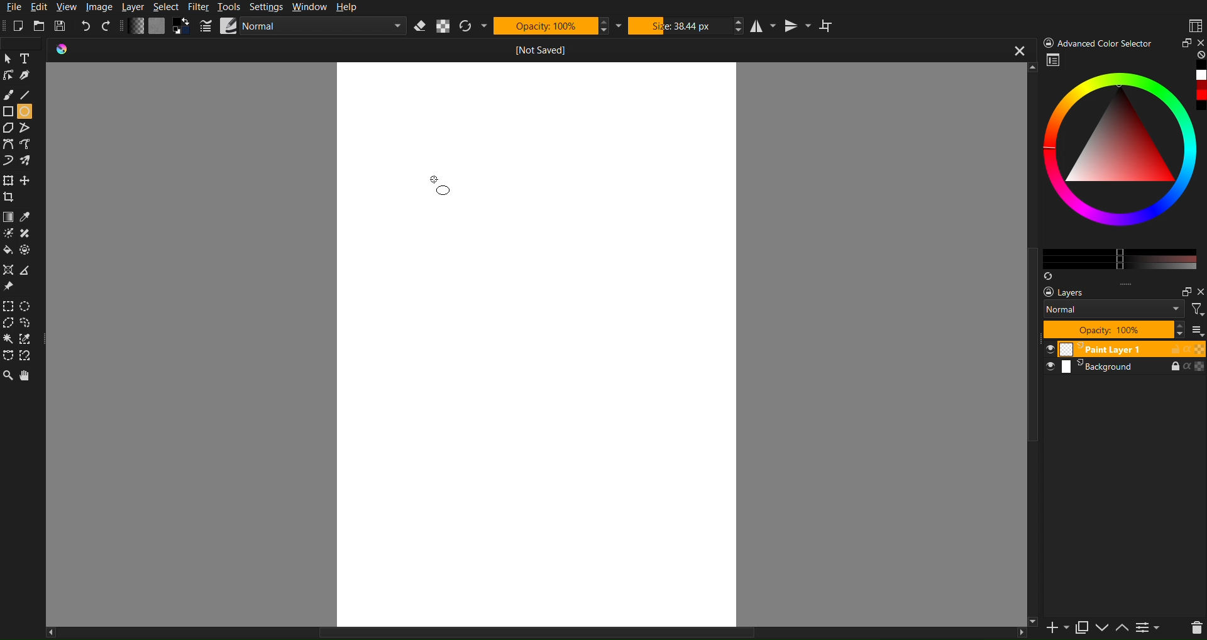 The width and height of the screenshot is (1207, 640). What do you see at coordinates (27, 270) in the screenshot?
I see `Polygon` at bounding box center [27, 270].